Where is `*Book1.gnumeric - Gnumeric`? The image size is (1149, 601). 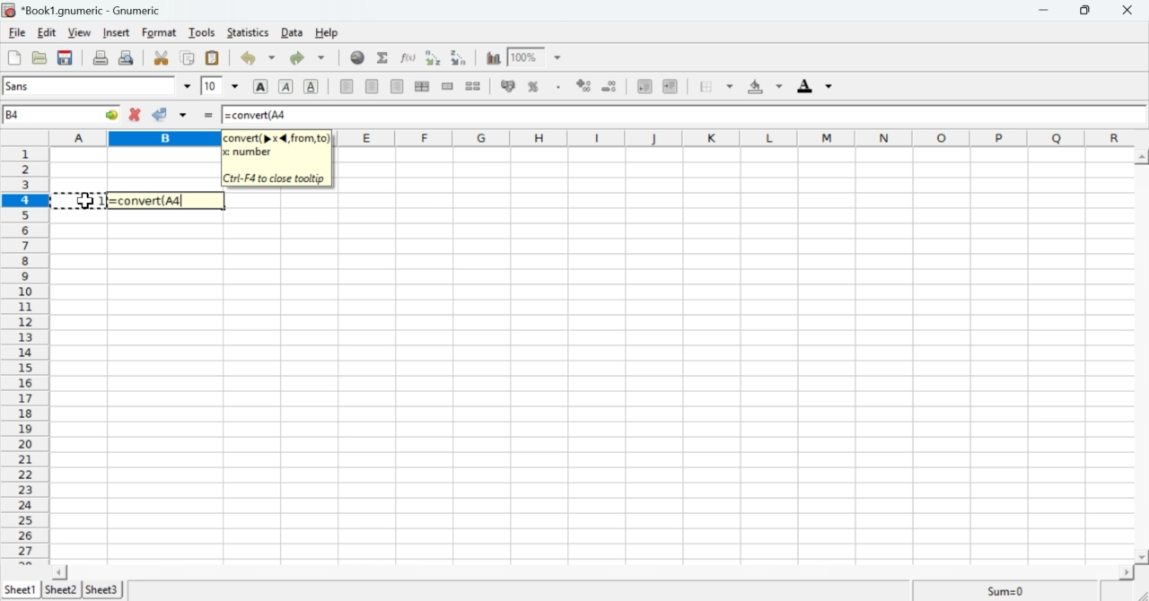 *Book1.gnumeric - Gnumeric is located at coordinates (94, 10).